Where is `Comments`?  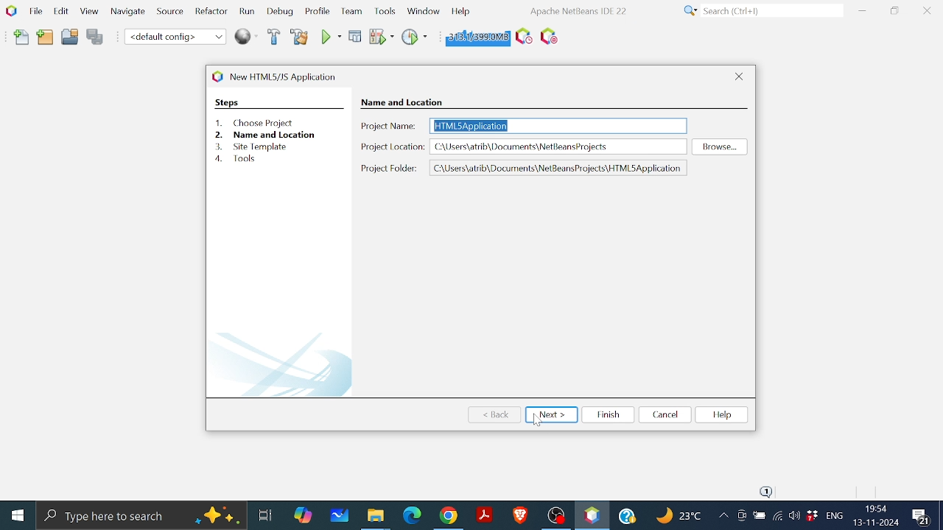
Comments is located at coordinates (923, 517).